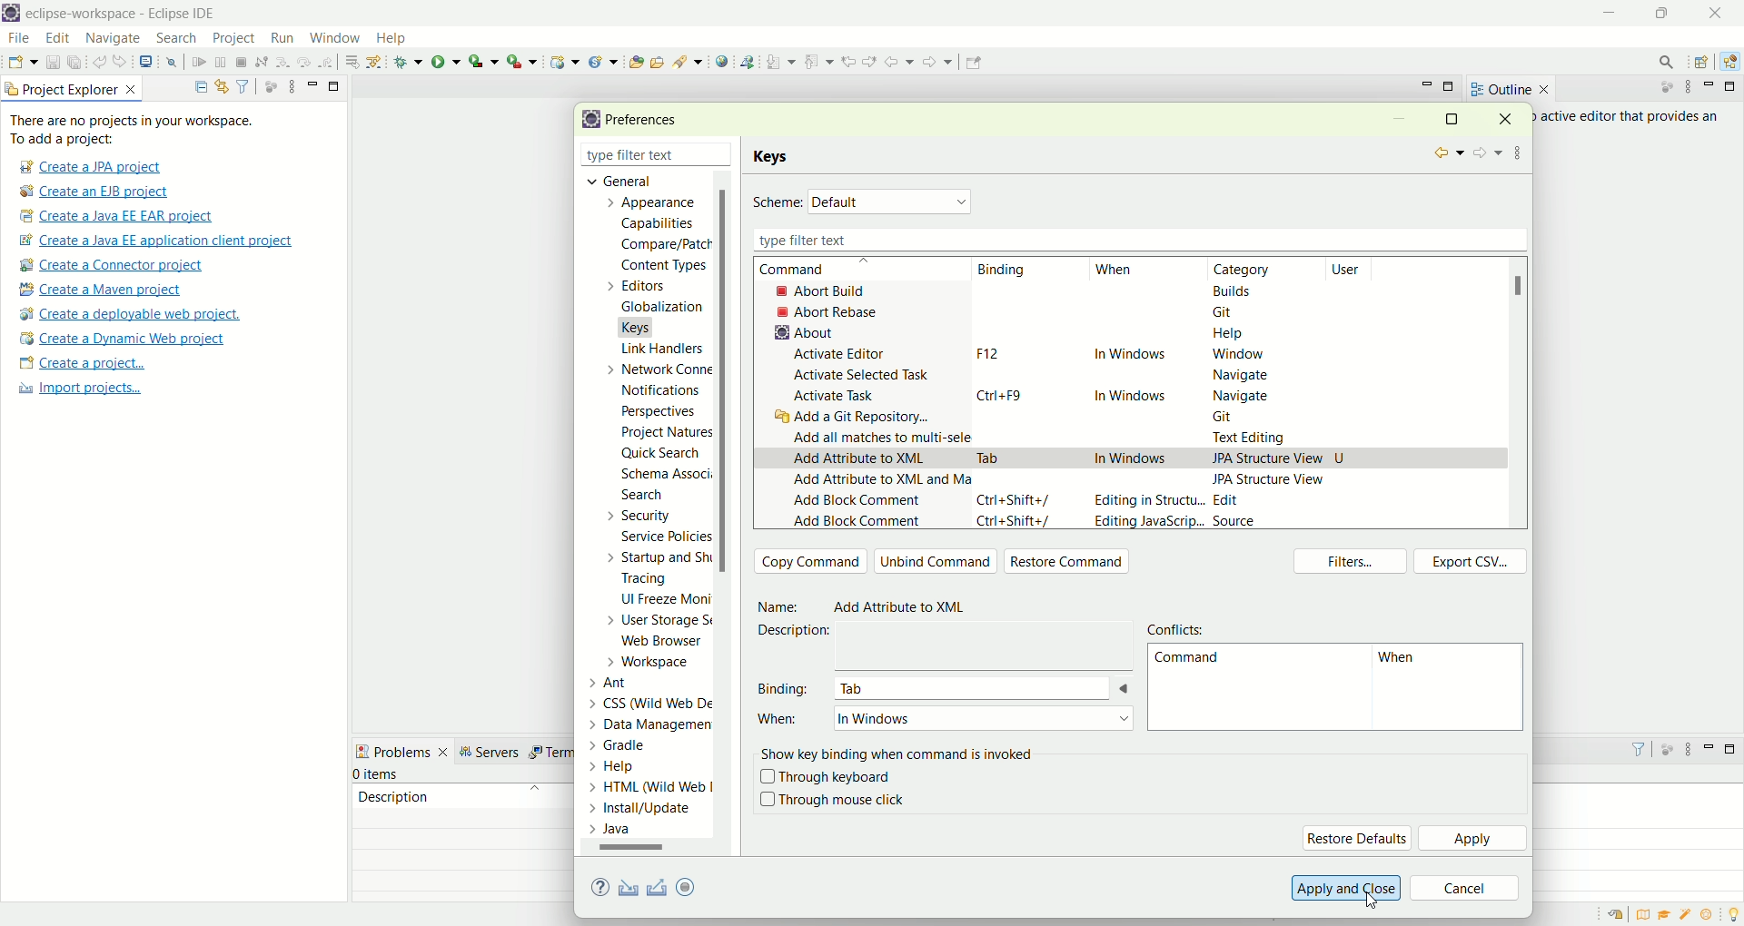  What do you see at coordinates (1169, 502) in the screenshot?
I see `editing in structure...Edit` at bounding box center [1169, 502].